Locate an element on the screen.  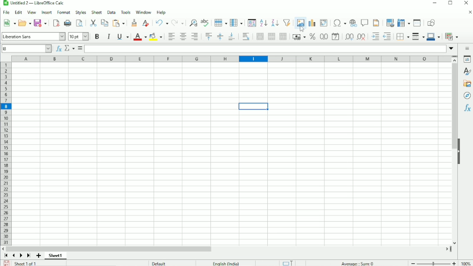
Open is located at coordinates (24, 23).